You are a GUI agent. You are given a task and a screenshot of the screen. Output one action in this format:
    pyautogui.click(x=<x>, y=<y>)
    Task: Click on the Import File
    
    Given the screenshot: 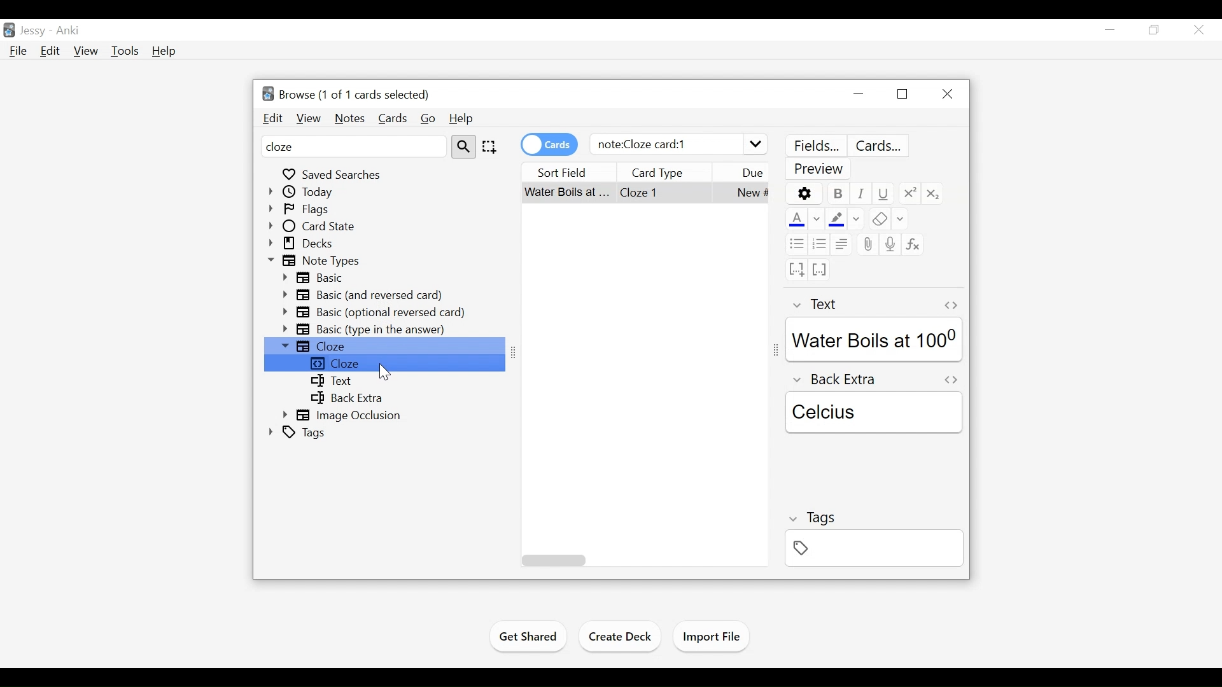 What is the action you would take?
    pyautogui.click(x=715, y=637)
    